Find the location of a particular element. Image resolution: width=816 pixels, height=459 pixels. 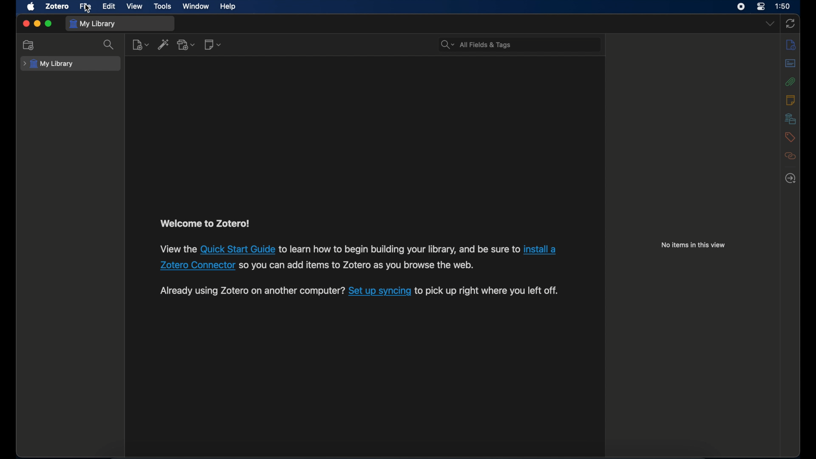

file is located at coordinates (86, 6).